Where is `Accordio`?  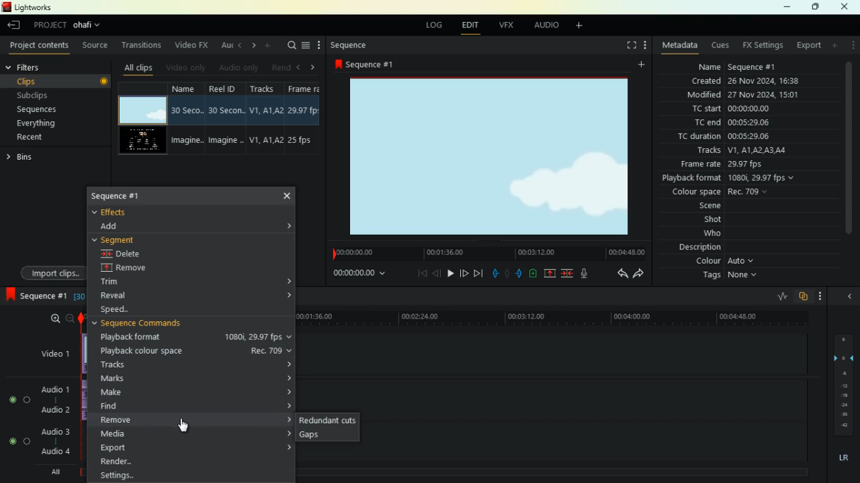
Accordio is located at coordinates (290, 225).